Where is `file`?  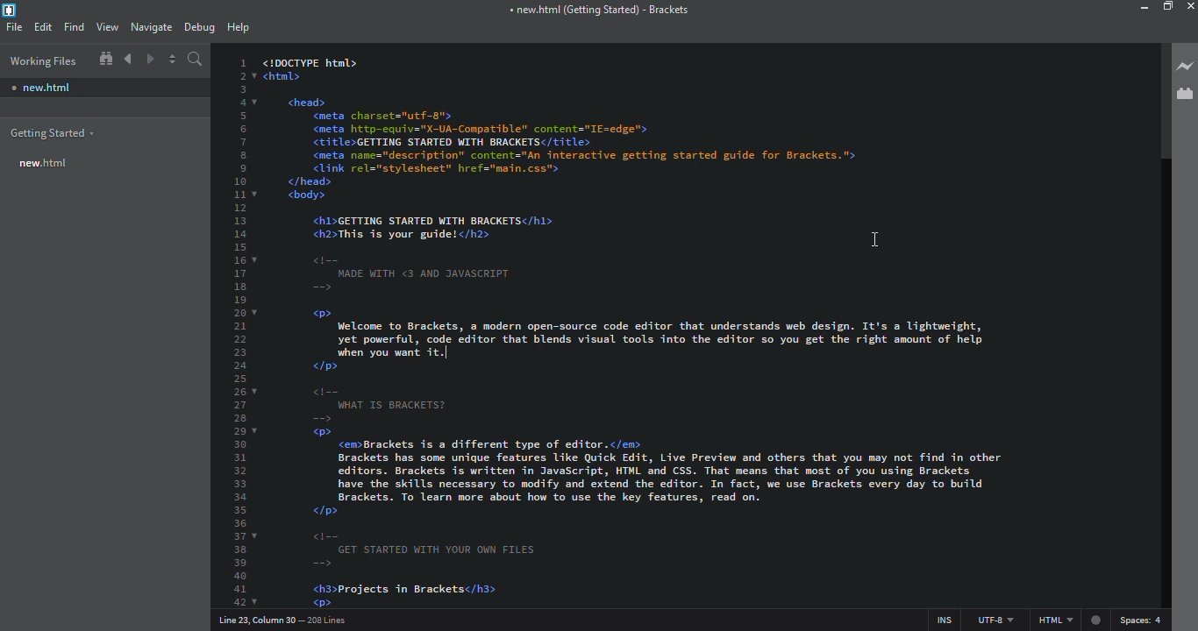
file is located at coordinates (15, 25).